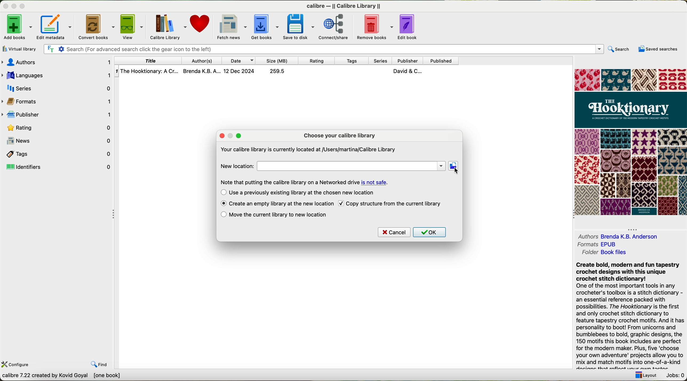 This screenshot has height=381, width=687. What do you see at coordinates (657, 49) in the screenshot?
I see `saved searches` at bounding box center [657, 49].